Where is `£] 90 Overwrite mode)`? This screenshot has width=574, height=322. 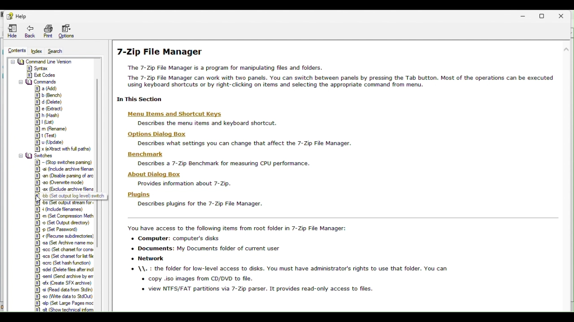 £] 90 Overwrite mode) is located at coordinates (60, 183).